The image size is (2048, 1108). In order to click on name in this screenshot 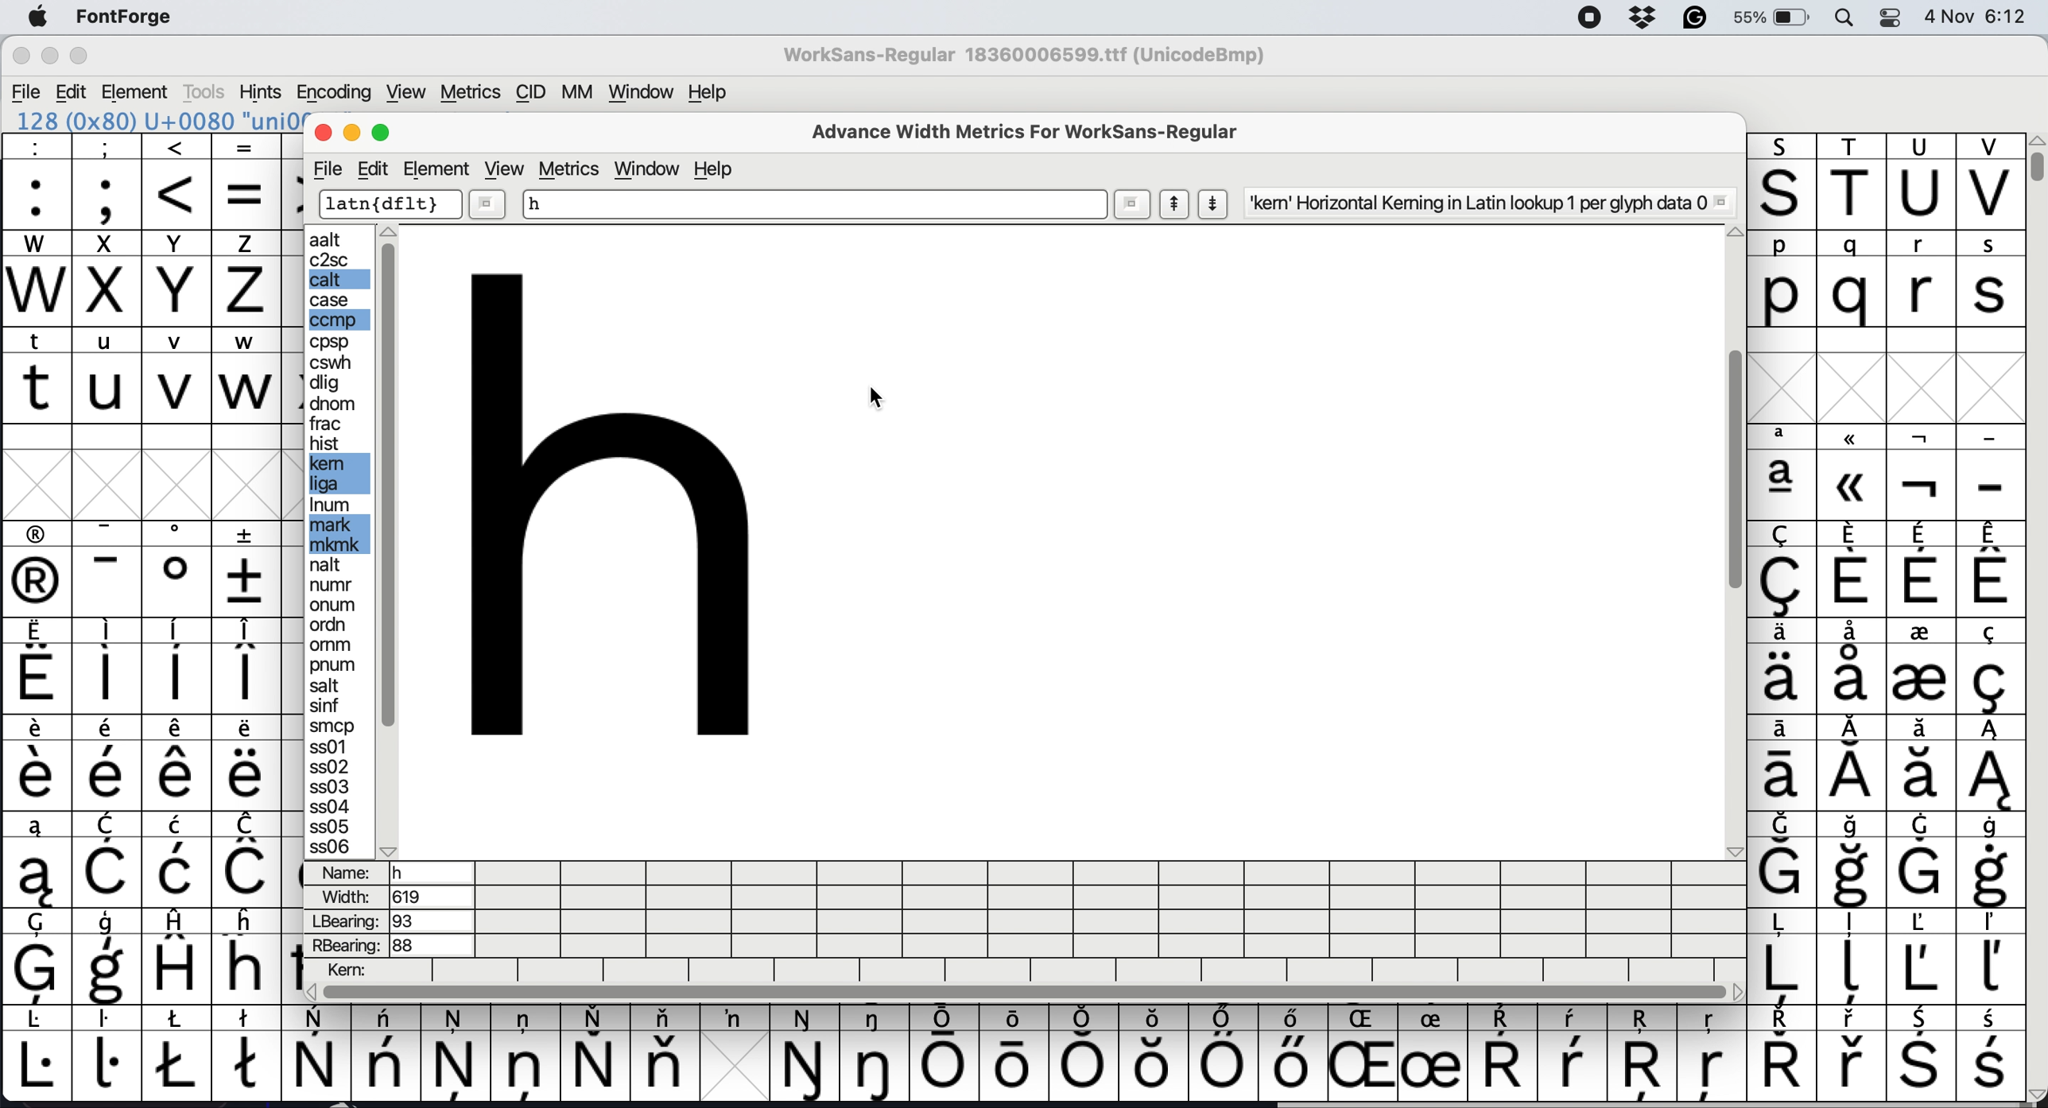, I will do `click(382, 874)`.